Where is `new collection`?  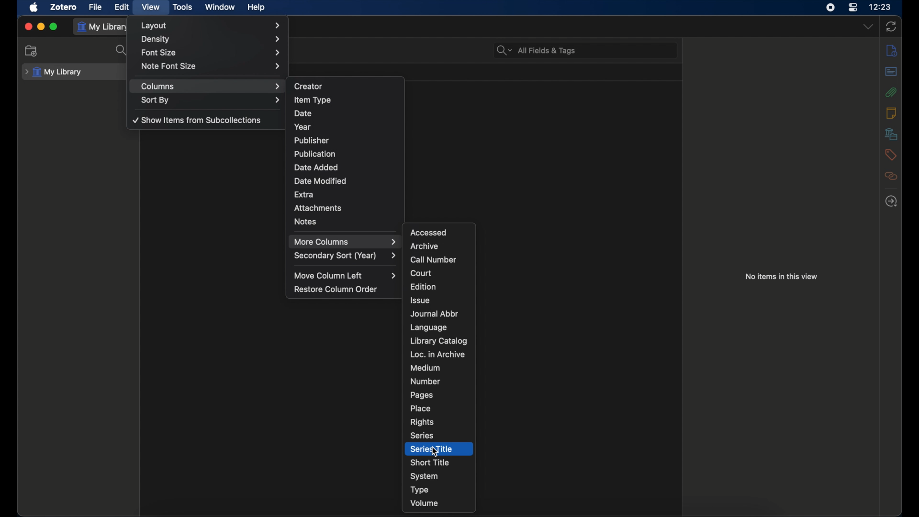
new collection is located at coordinates (31, 51).